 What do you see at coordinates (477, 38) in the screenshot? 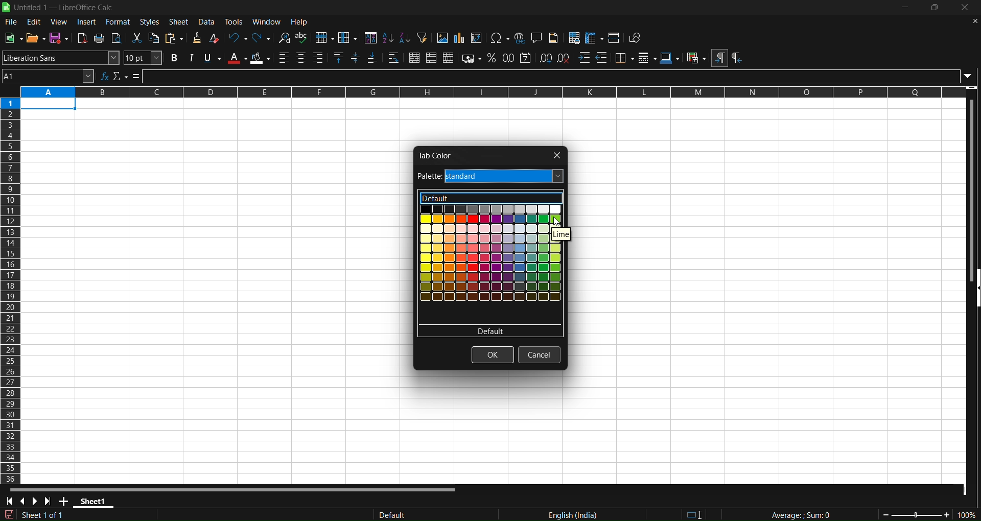
I see `insert or edit pivot table` at bounding box center [477, 38].